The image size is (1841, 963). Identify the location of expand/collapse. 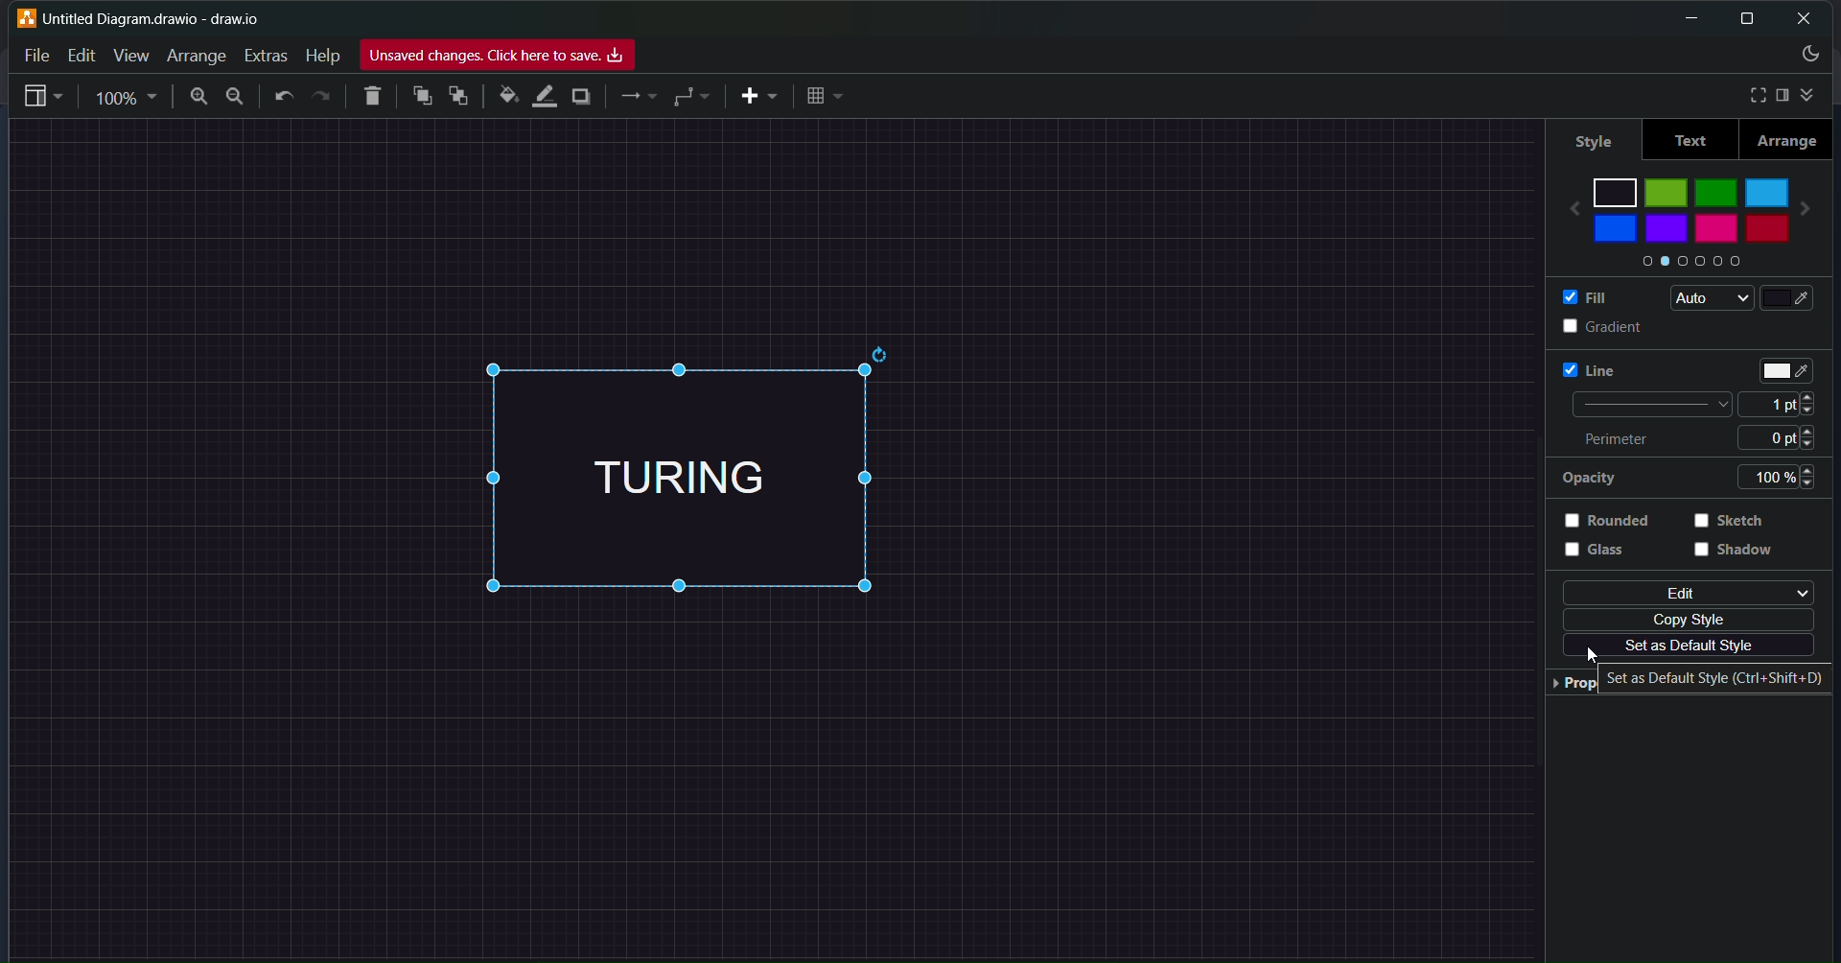
(1812, 92).